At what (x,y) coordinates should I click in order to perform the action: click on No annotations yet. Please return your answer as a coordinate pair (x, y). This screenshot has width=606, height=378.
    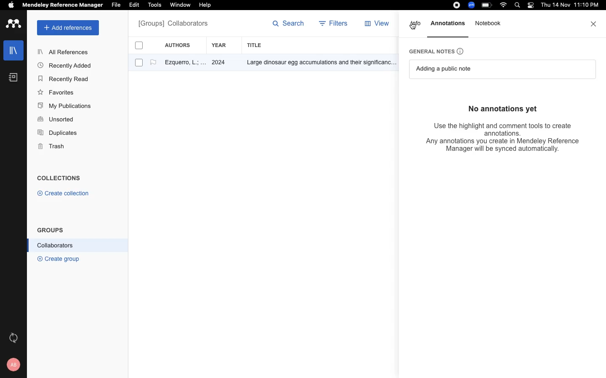
    Looking at the image, I should click on (508, 108).